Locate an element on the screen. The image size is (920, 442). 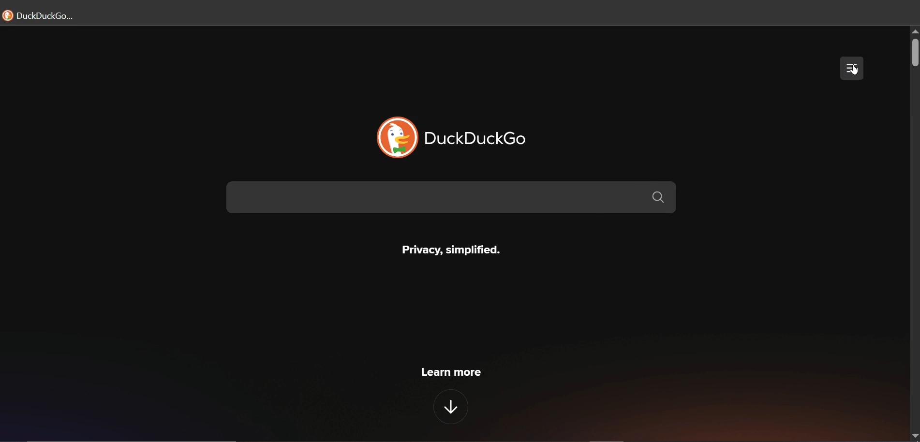
cursor is located at coordinates (852, 73).